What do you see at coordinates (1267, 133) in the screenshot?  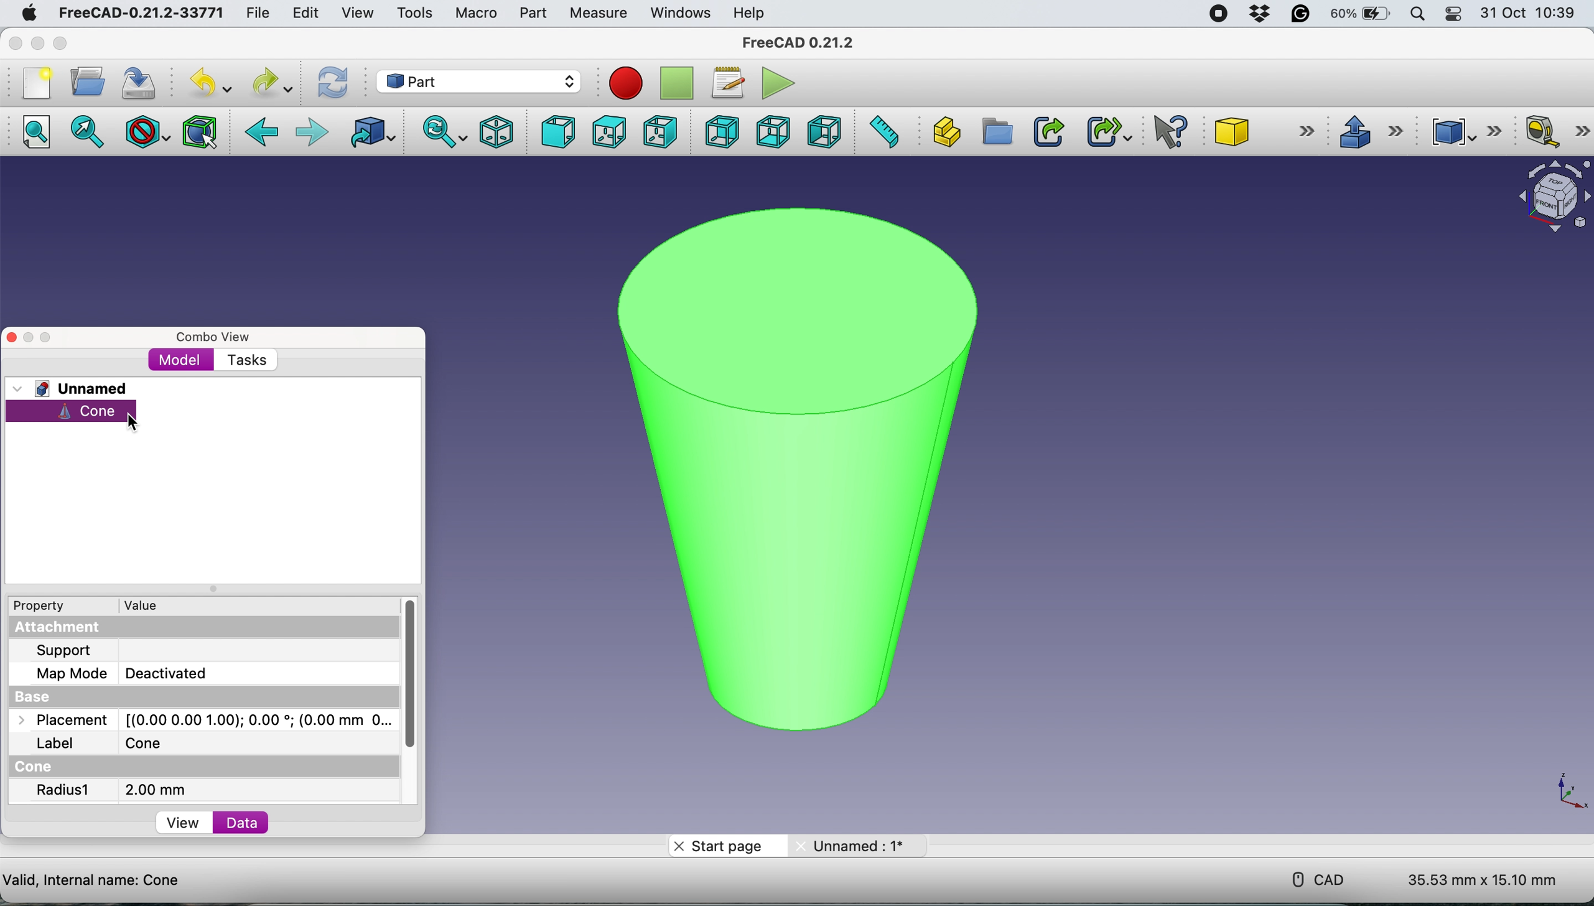 I see `cone` at bounding box center [1267, 133].